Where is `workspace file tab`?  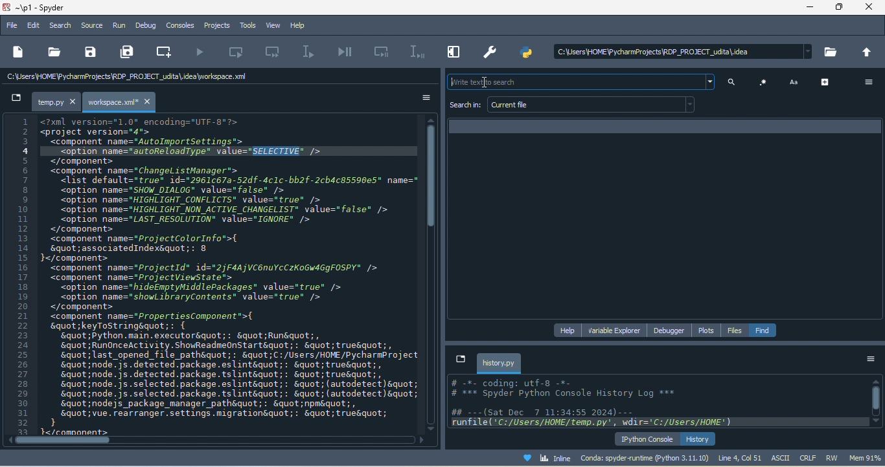
workspace file tab is located at coordinates (121, 102).